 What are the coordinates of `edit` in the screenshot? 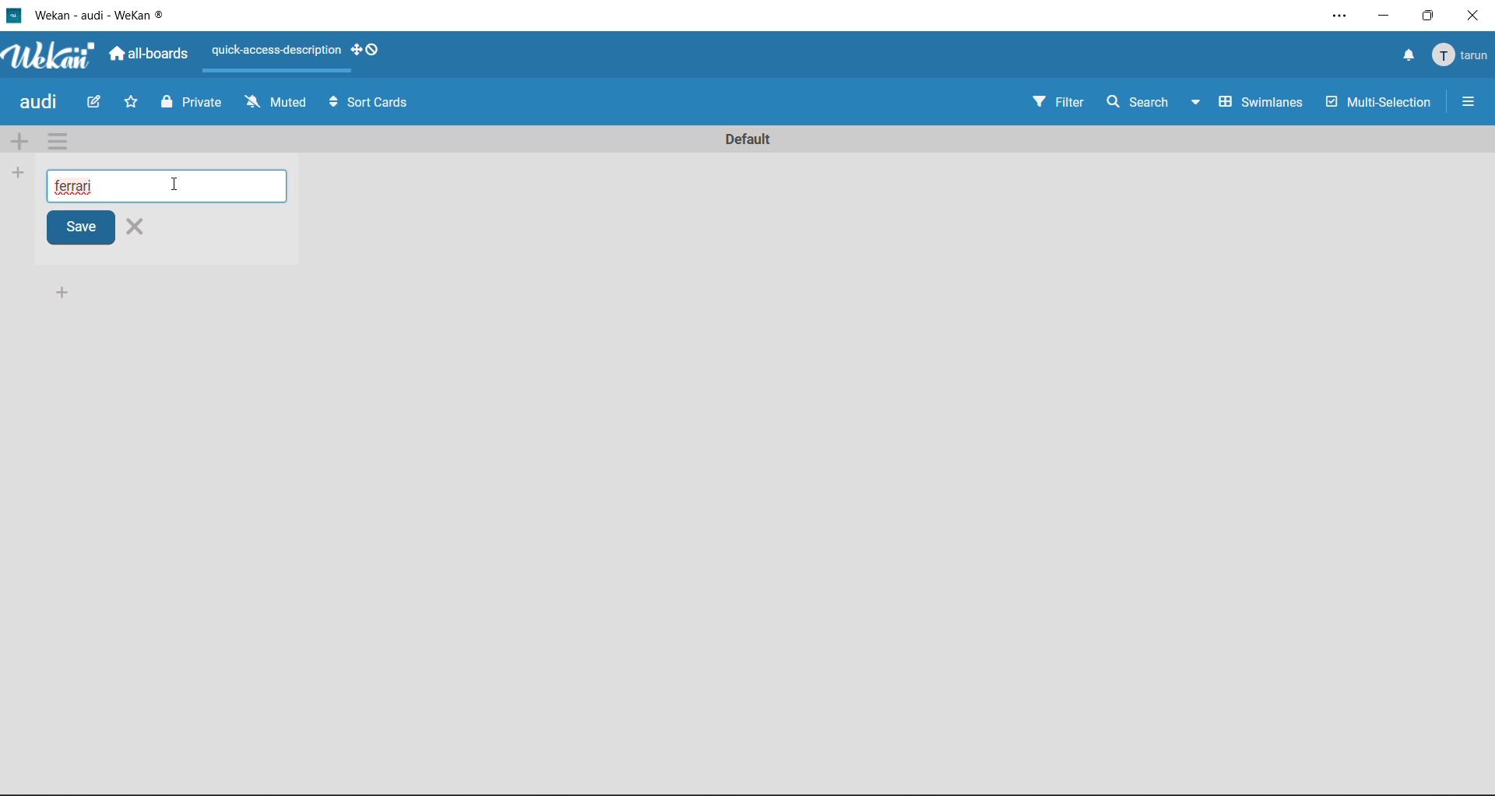 It's located at (97, 104).